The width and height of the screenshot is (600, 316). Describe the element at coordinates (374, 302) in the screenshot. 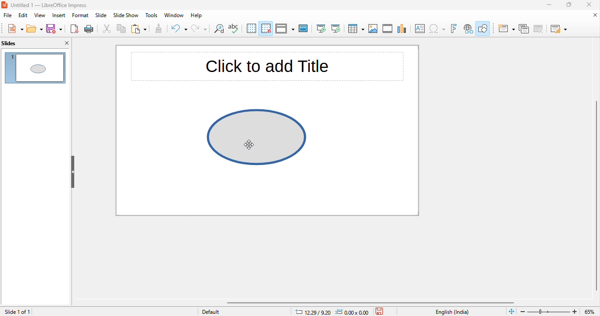

I see `horizontal scroll bar` at that location.